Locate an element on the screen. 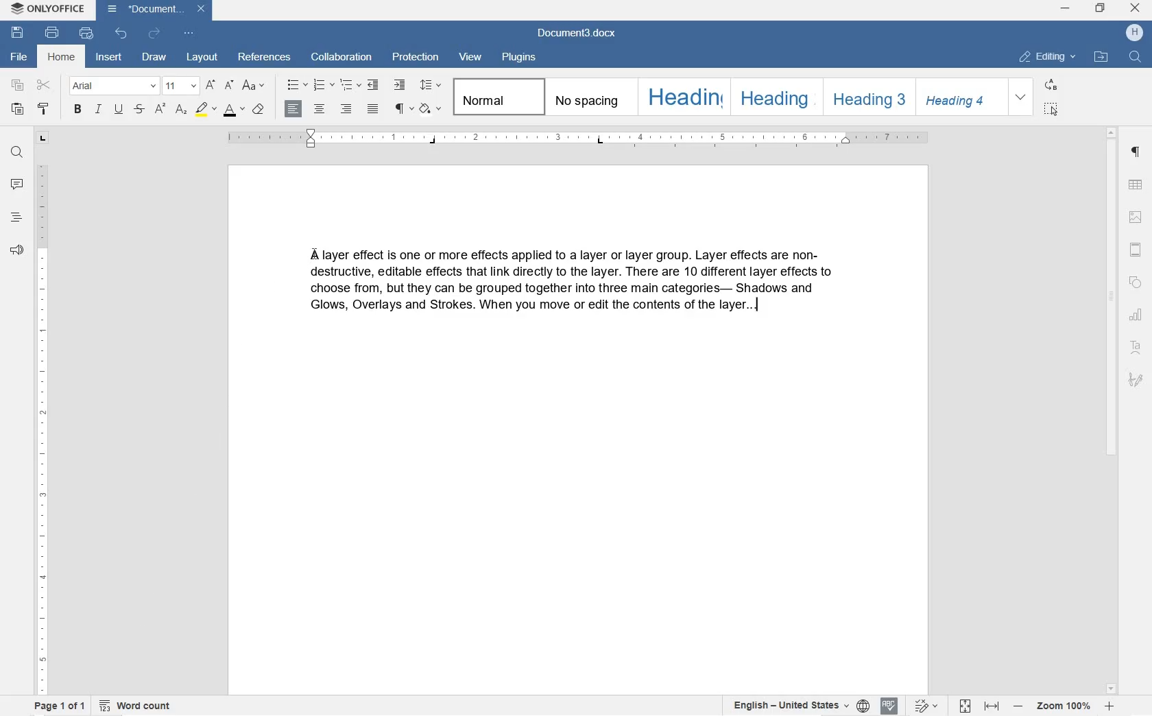 The height and width of the screenshot is (716, 1152). SHAPE is located at coordinates (1133, 283).